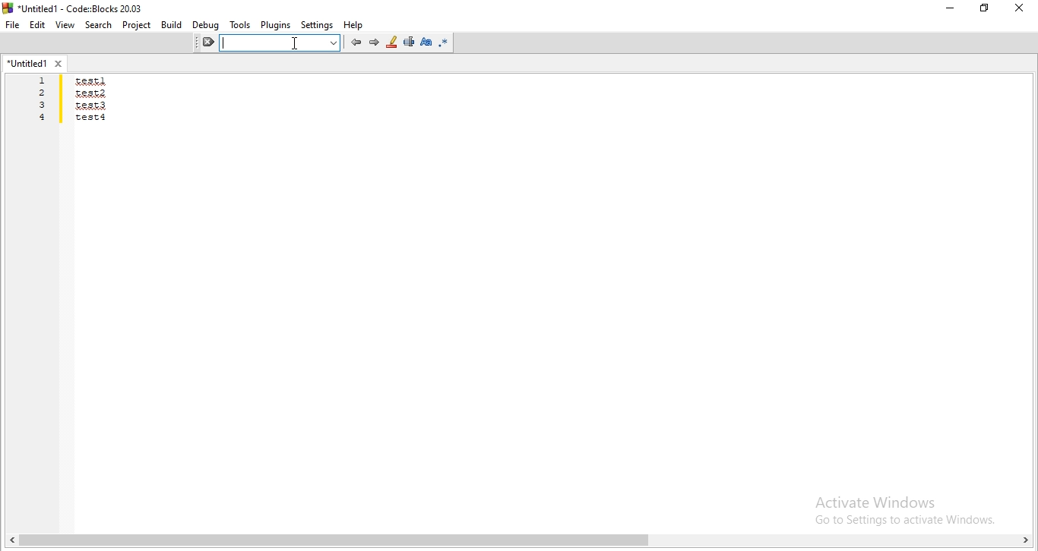  Describe the element at coordinates (318, 26) in the screenshot. I see `Settings` at that location.